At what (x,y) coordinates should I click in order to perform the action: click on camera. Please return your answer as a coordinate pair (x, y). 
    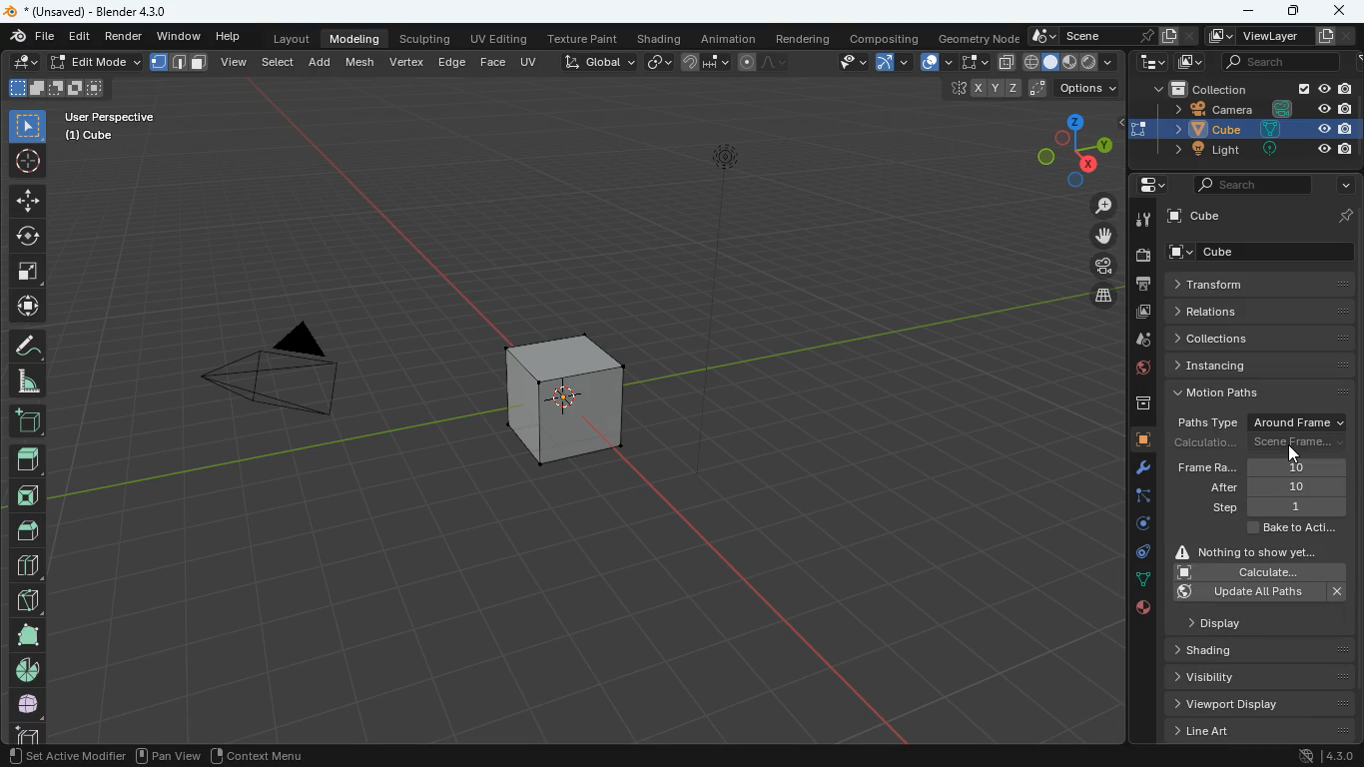
    Looking at the image, I should click on (1141, 256).